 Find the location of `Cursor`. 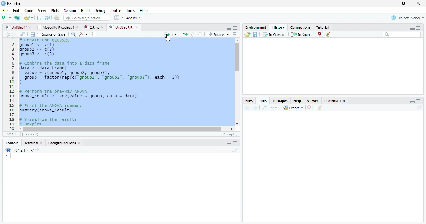

Cursor is located at coordinates (12, 156).